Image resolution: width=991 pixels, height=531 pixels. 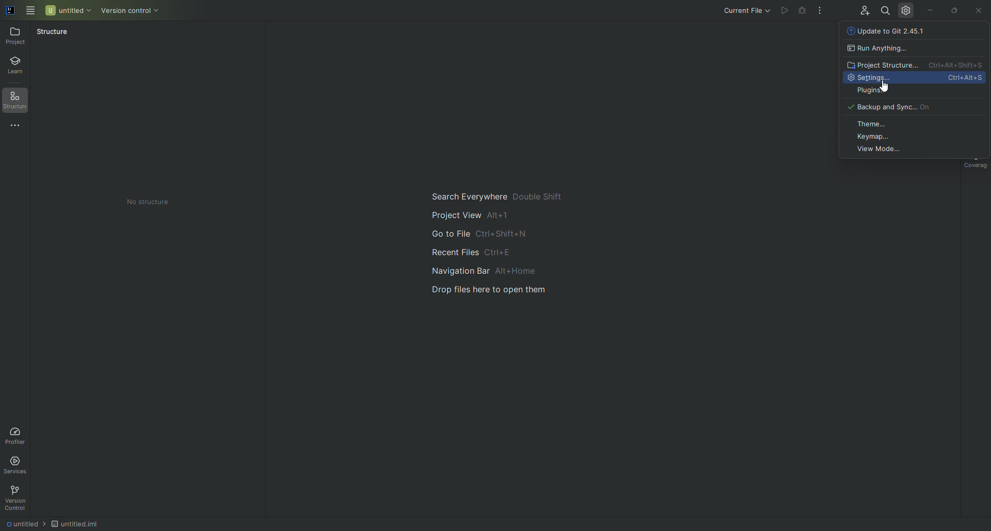 What do you see at coordinates (12, 12) in the screenshot?
I see `Application logo` at bounding box center [12, 12].